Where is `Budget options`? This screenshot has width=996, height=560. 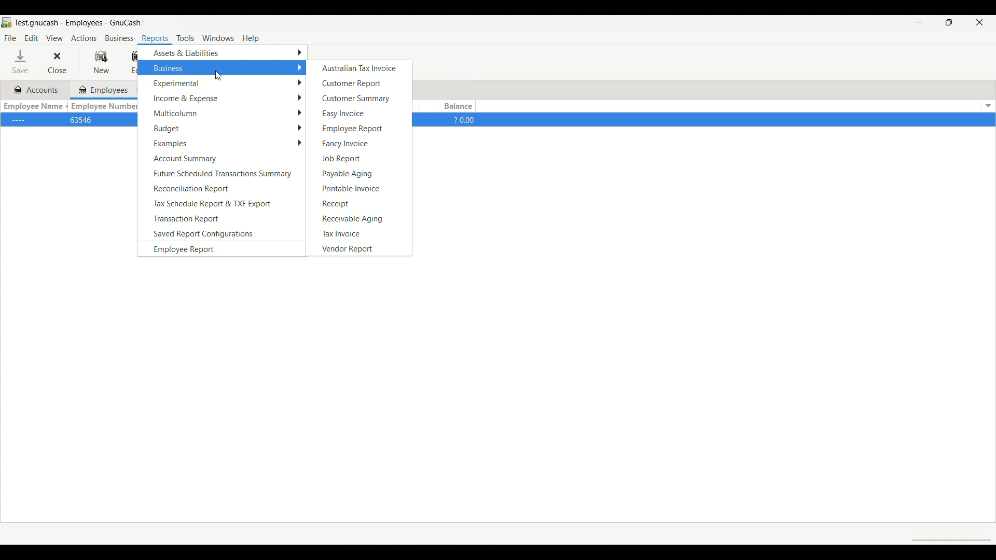 Budget options is located at coordinates (222, 128).